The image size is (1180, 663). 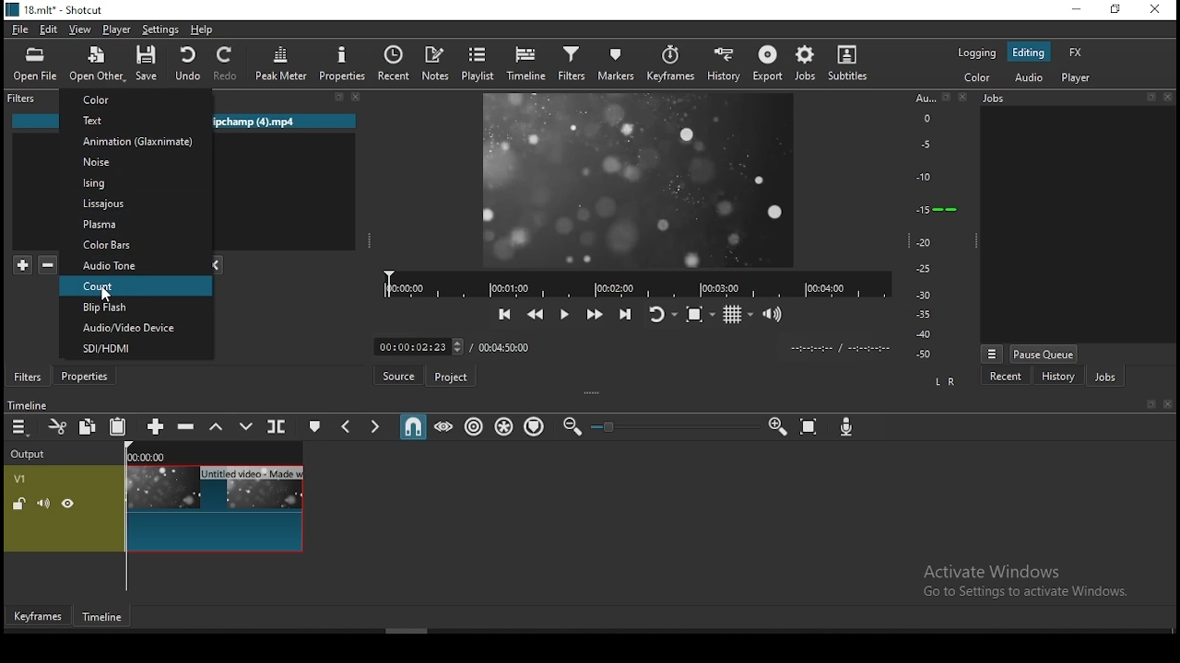 What do you see at coordinates (991, 351) in the screenshot?
I see `view menu` at bounding box center [991, 351].